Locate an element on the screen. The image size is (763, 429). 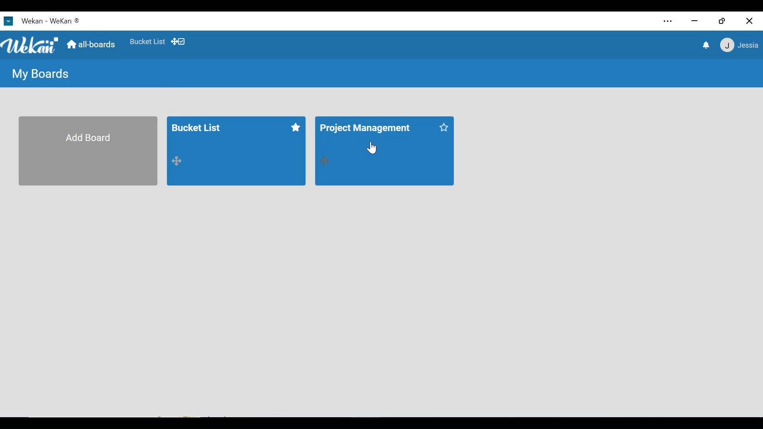
board 1 is located at coordinates (236, 160).